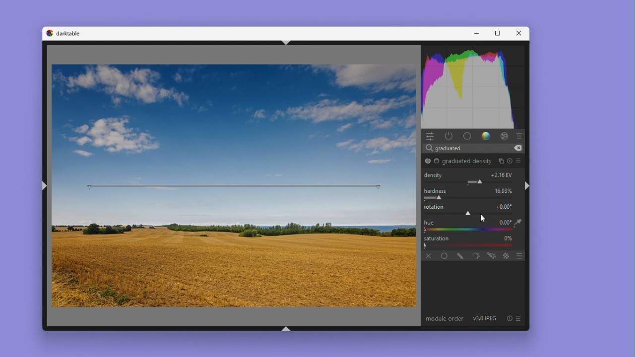 The width and height of the screenshot is (635, 357). I want to click on drawn and parametric mask, so click(490, 255).